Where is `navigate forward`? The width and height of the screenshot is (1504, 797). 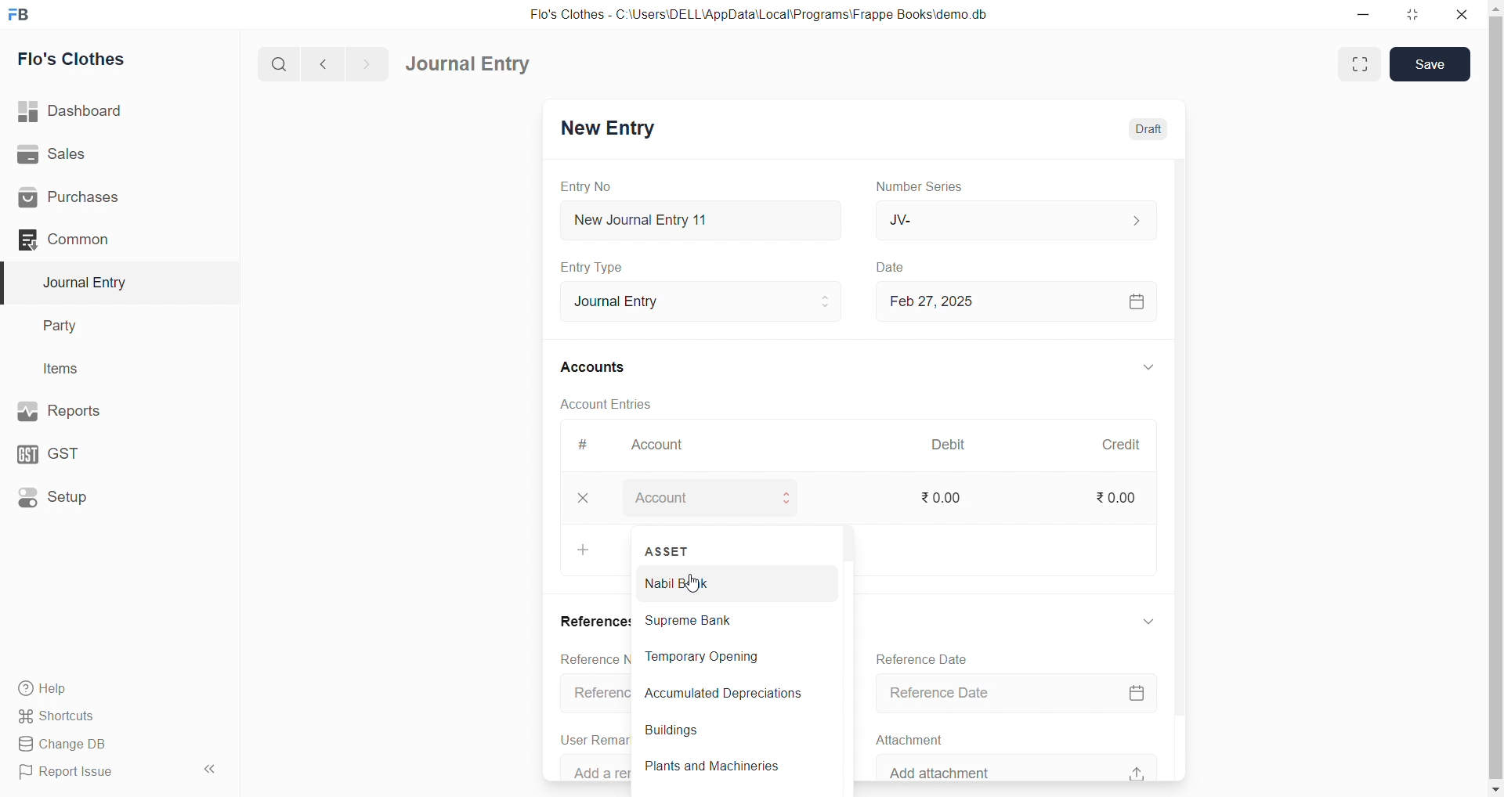 navigate forward is located at coordinates (371, 63).